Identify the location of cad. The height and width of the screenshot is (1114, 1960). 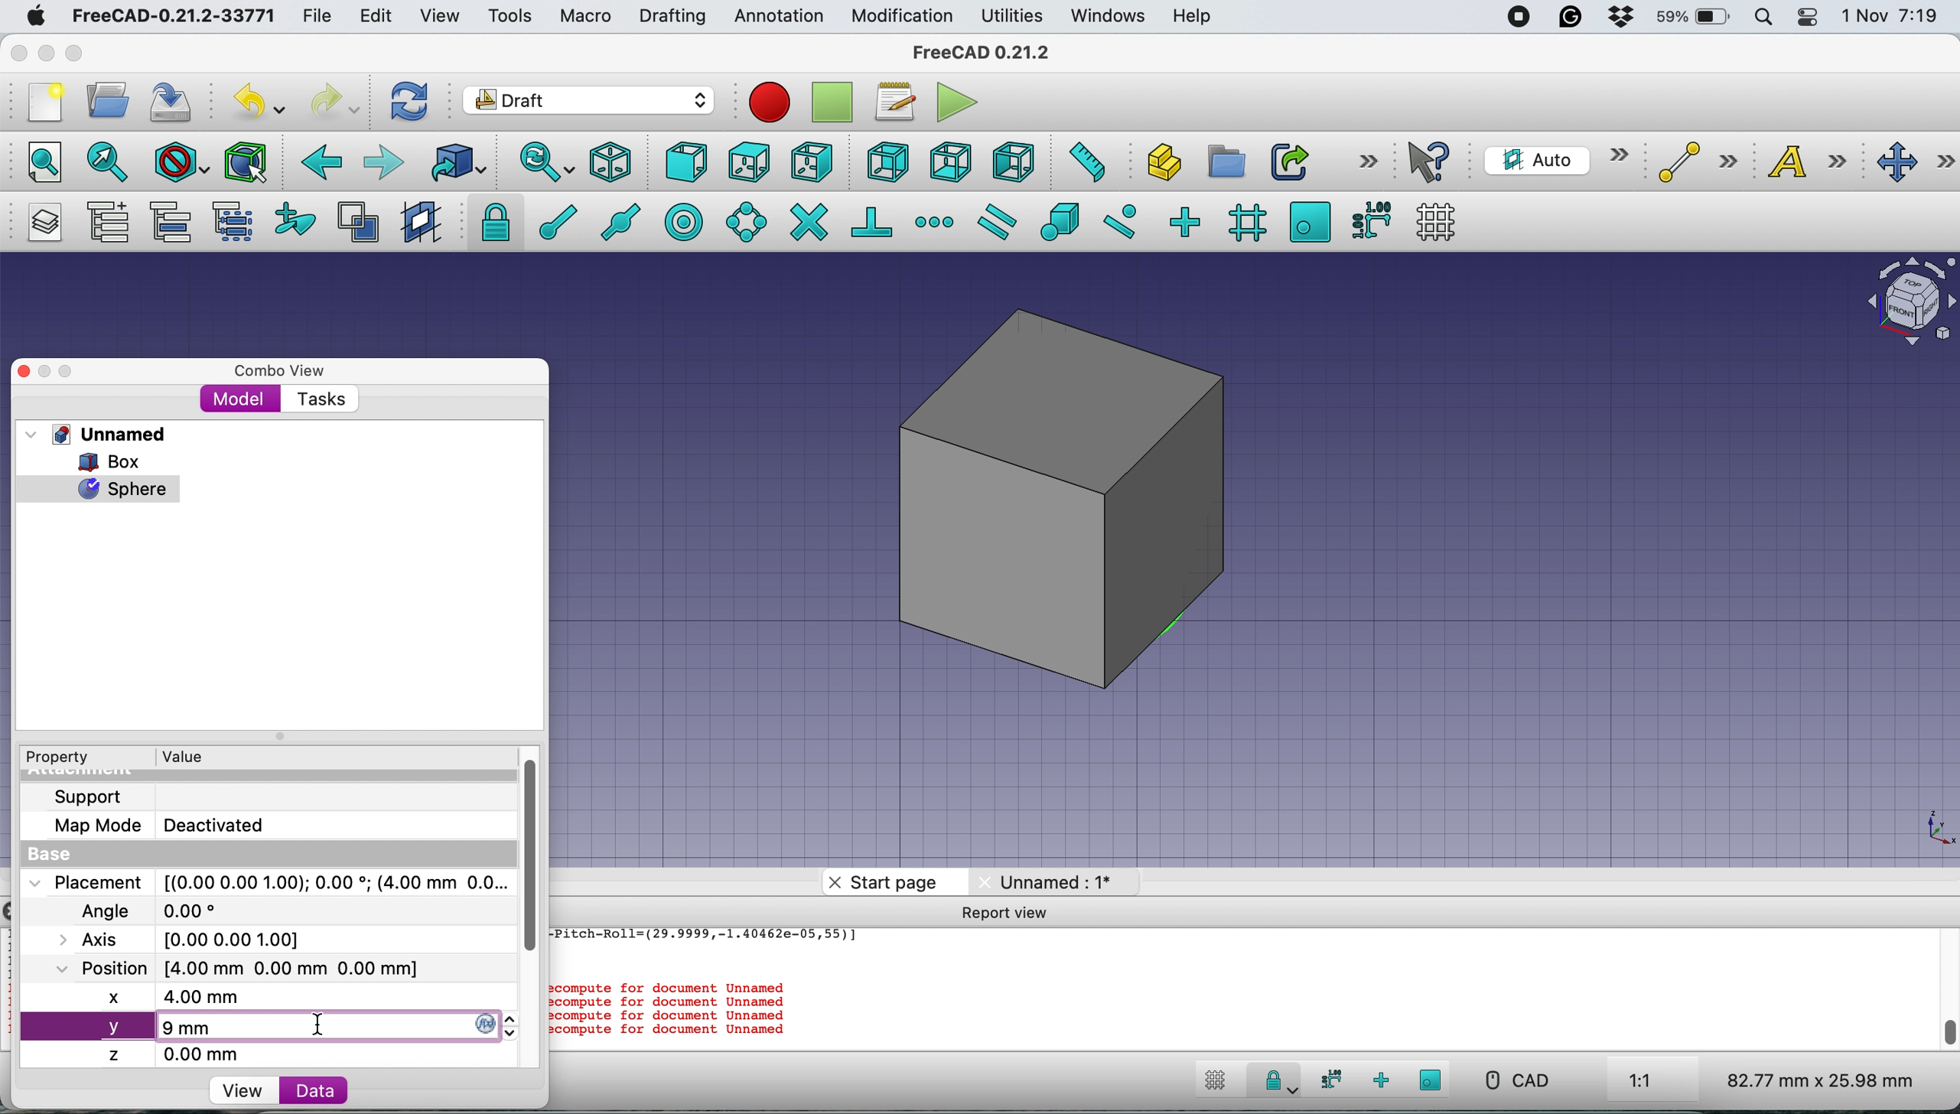
(1516, 1080).